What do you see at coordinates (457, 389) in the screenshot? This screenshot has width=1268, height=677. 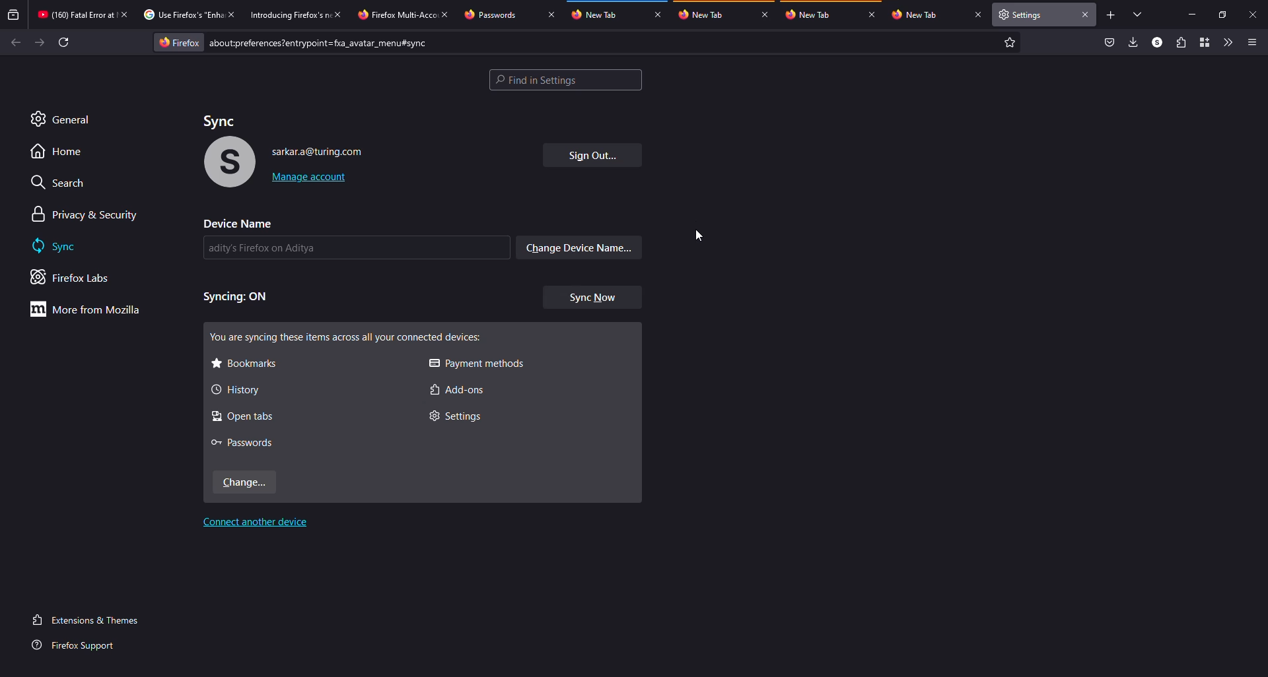 I see `add-ons` at bounding box center [457, 389].